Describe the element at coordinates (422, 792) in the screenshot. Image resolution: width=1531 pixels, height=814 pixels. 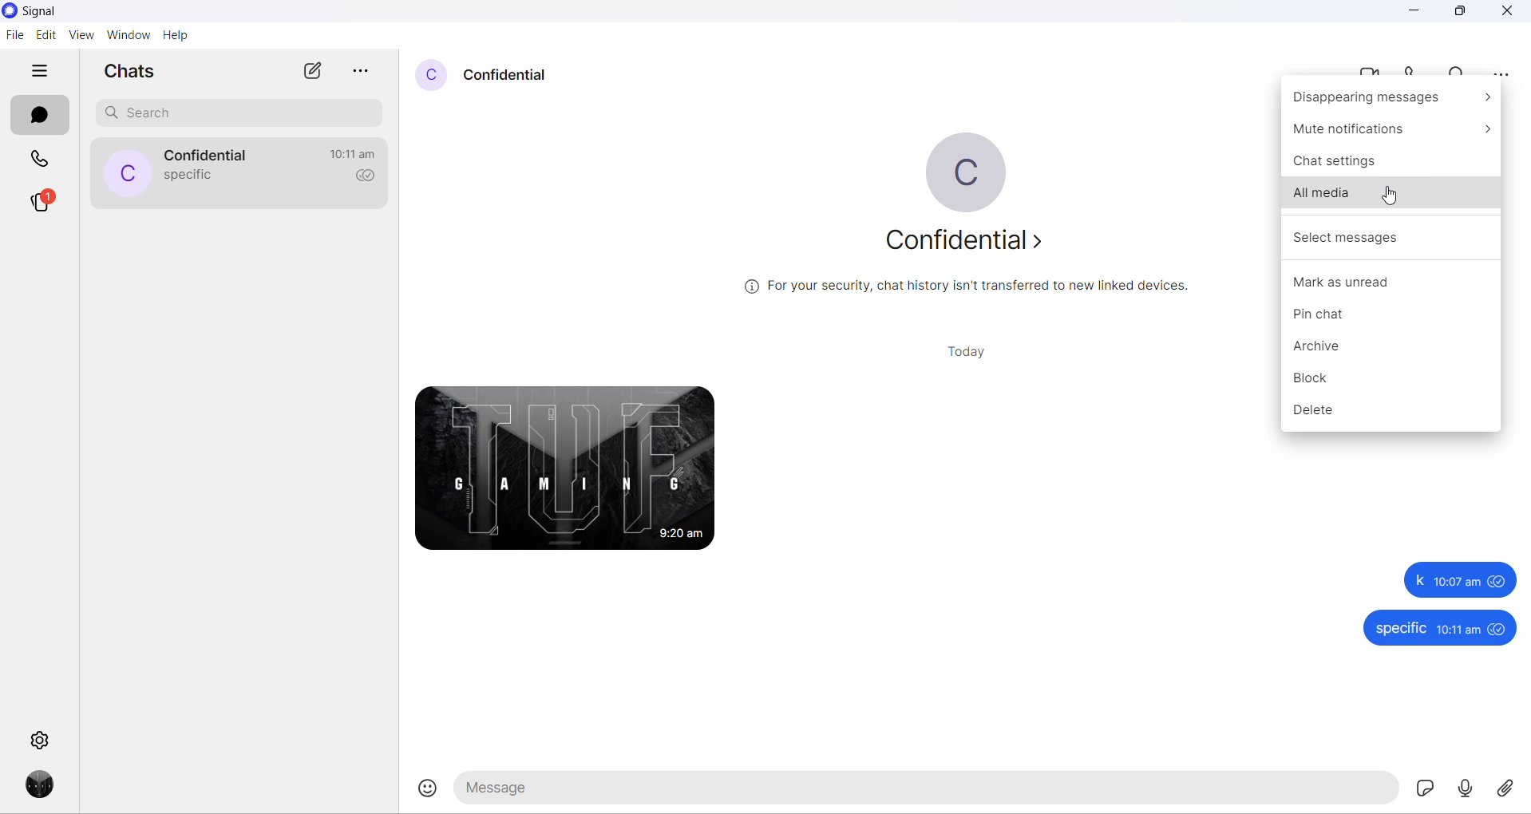
I see `emojis` at that location.